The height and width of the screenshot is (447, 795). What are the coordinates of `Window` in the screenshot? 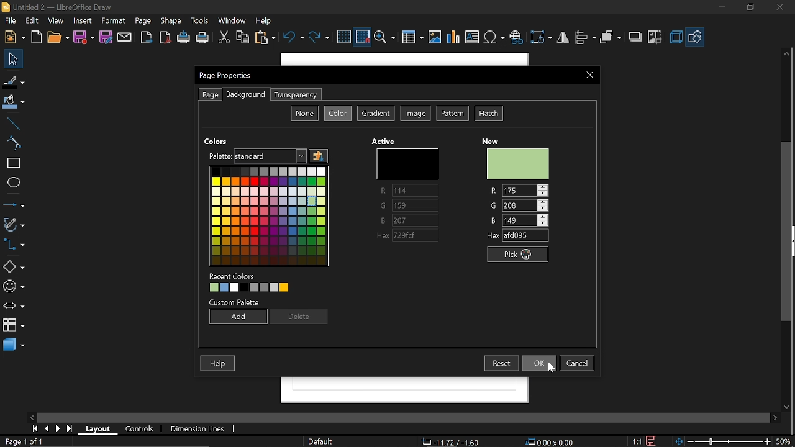 It's located at (232, 22).